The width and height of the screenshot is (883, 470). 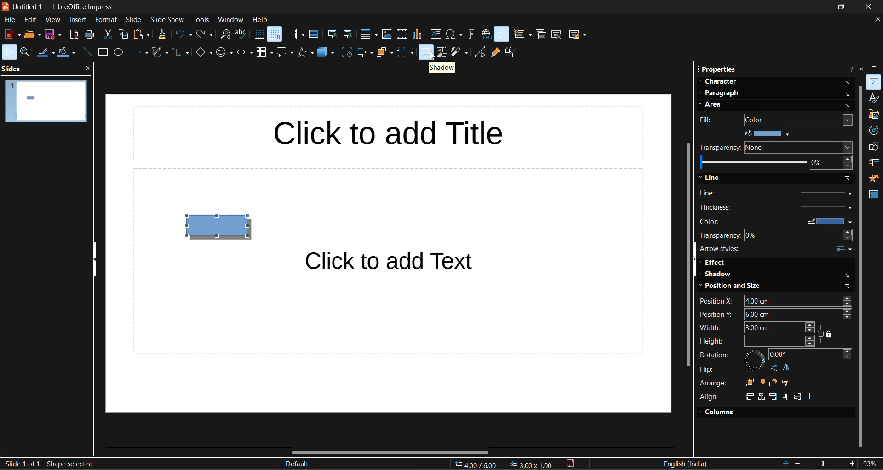 What do you see at coordinates (501, 34) in the screenshot?
I see `show draw functions` at bounding box center [501, 34].